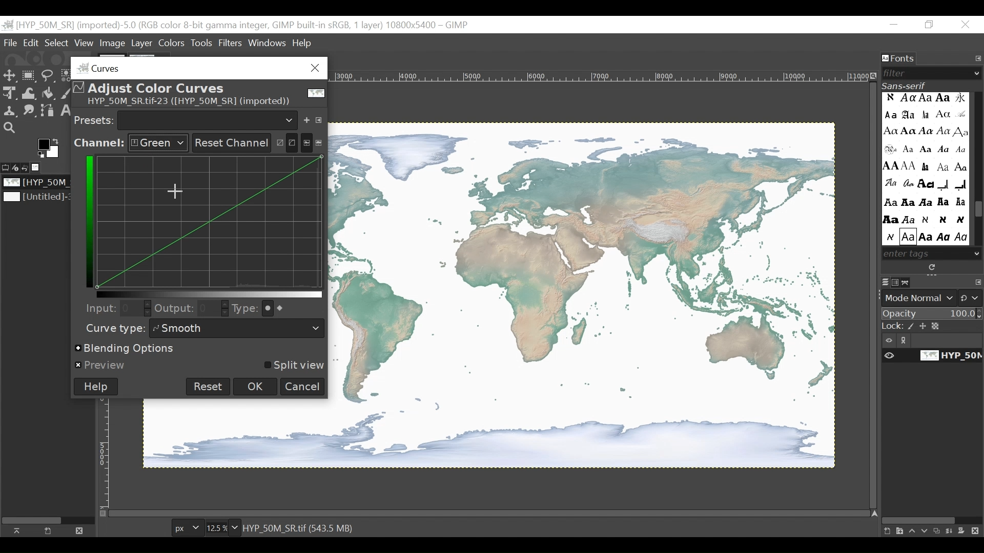 The image size is (984, 553). What do you see at coordinates (17, 167) in the screenshot?
I see `Device status` at bounding box center [17, 167].